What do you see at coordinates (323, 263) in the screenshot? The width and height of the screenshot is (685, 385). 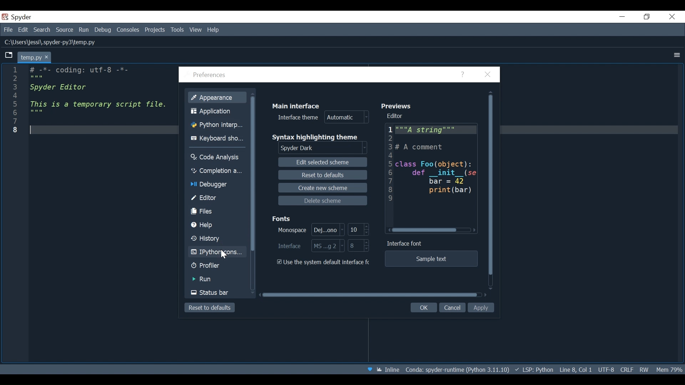 I see `(un)check the system default interface font` at bounding box center [323, 263].